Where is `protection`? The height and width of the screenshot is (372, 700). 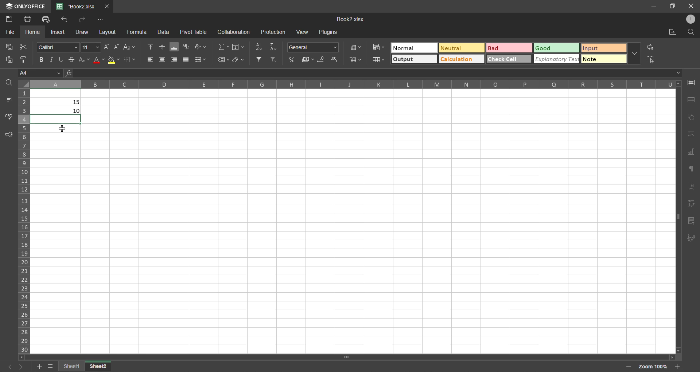 protection is located at coordinates (275, 32).